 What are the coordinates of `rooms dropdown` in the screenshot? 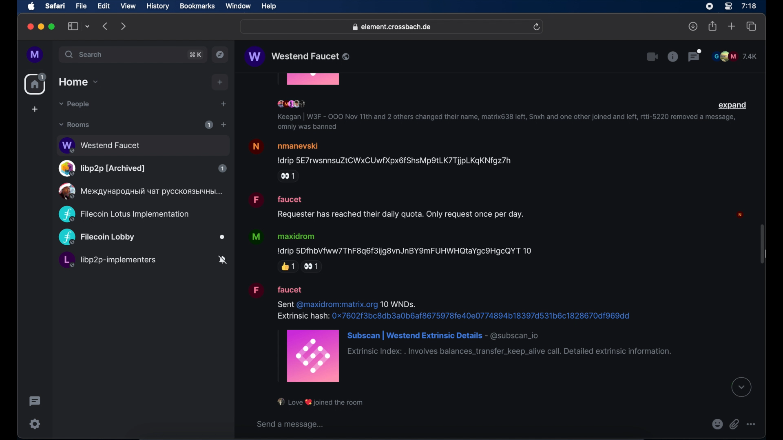 It's located at (75, 125).